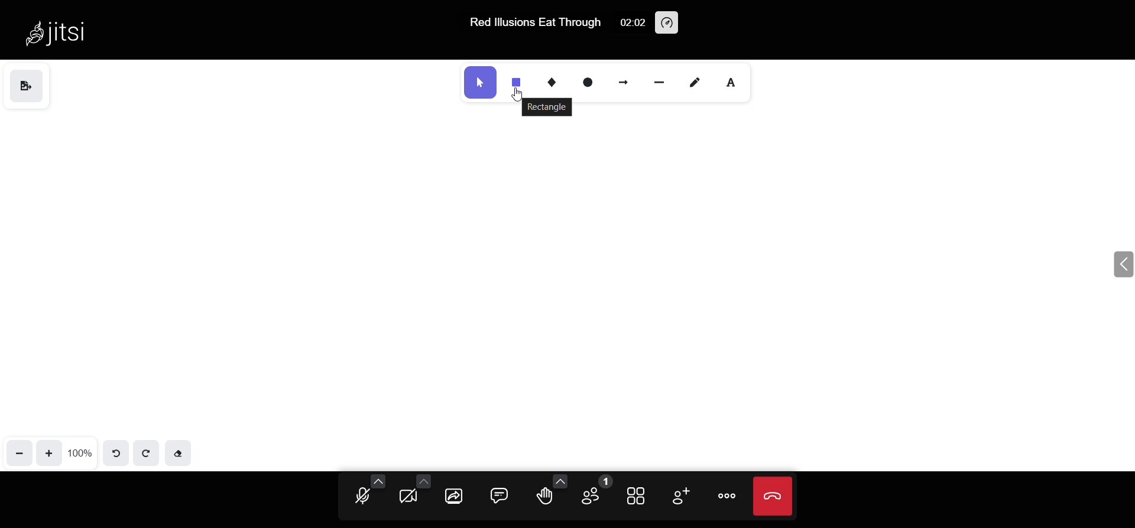 This screenshot has height=528, width=1135. I want to click on more emoji, so click(561, 480).